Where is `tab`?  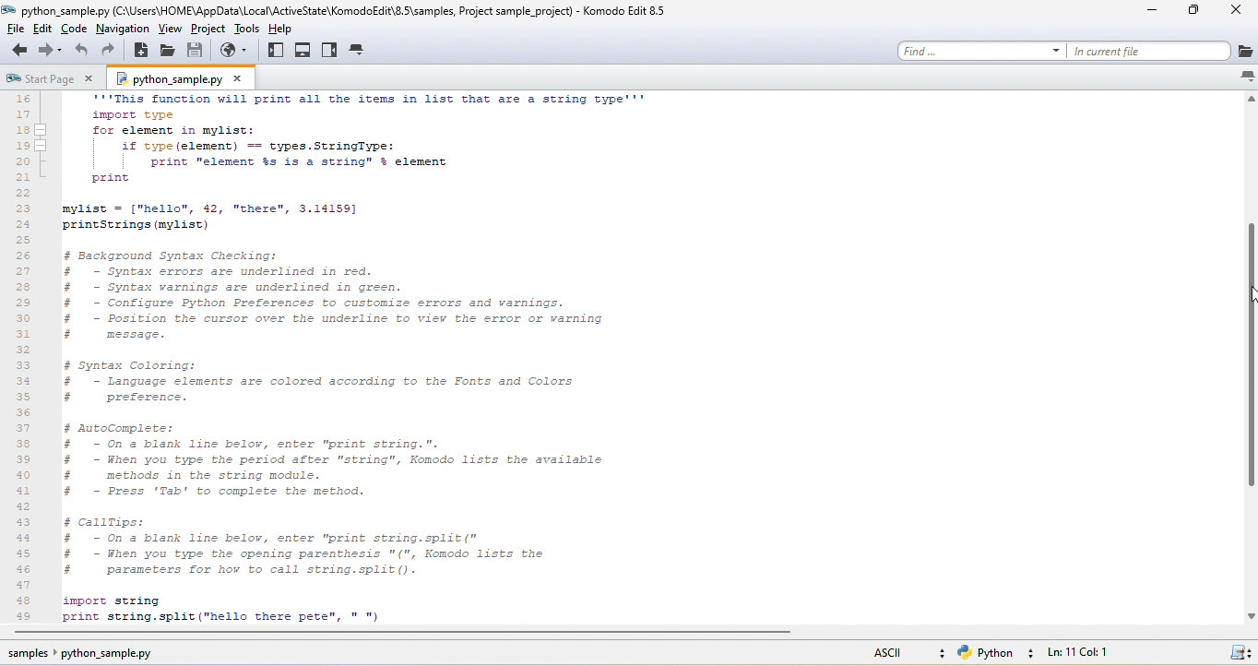
tab is located at coordinates (359, 51).